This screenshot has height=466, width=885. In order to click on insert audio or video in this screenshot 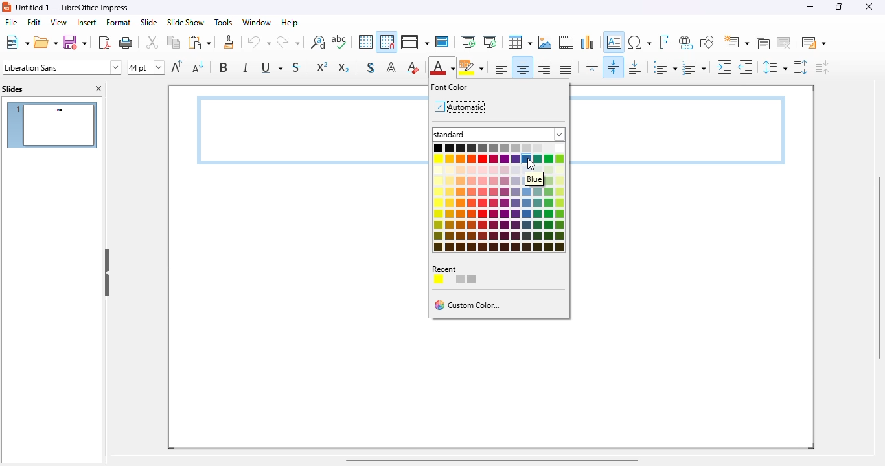, I will do `click(566, 42)`.